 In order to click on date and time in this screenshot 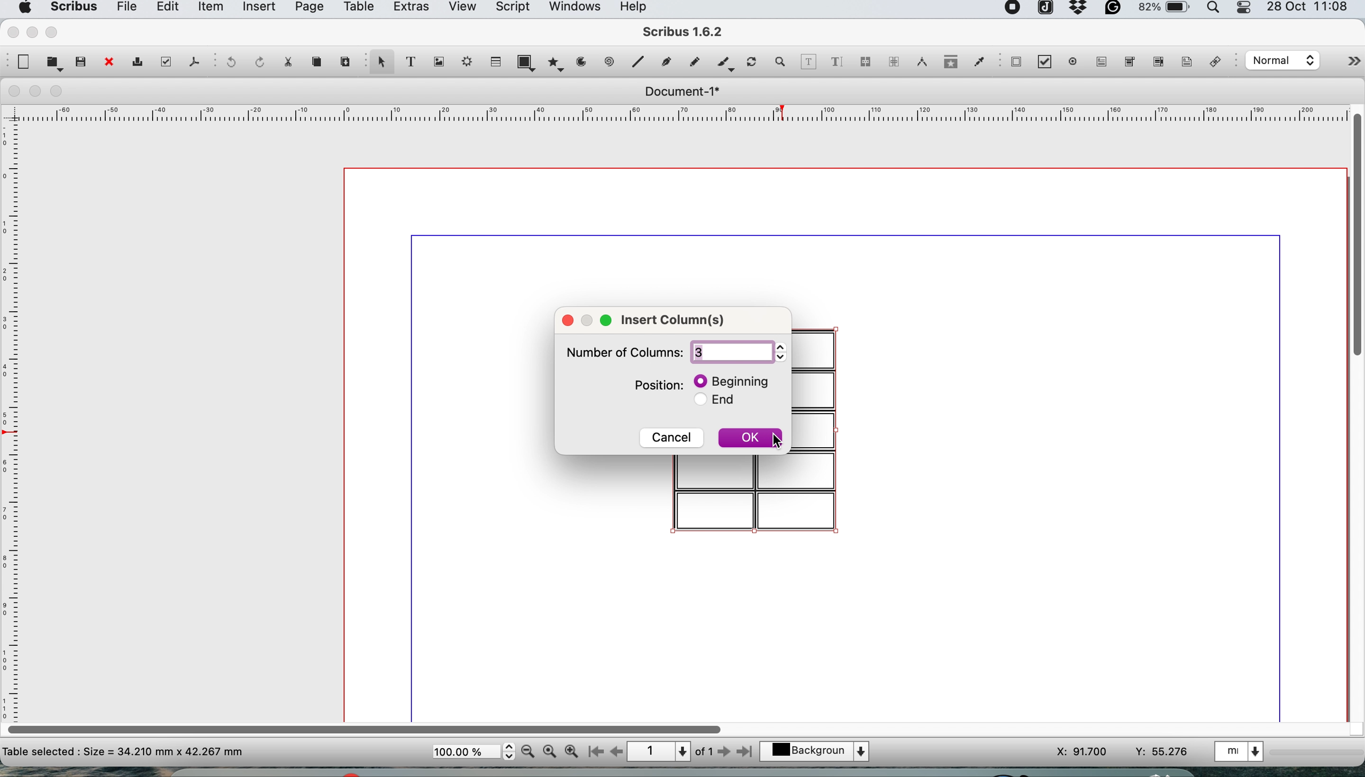, I will do `click(1310, 8)`.